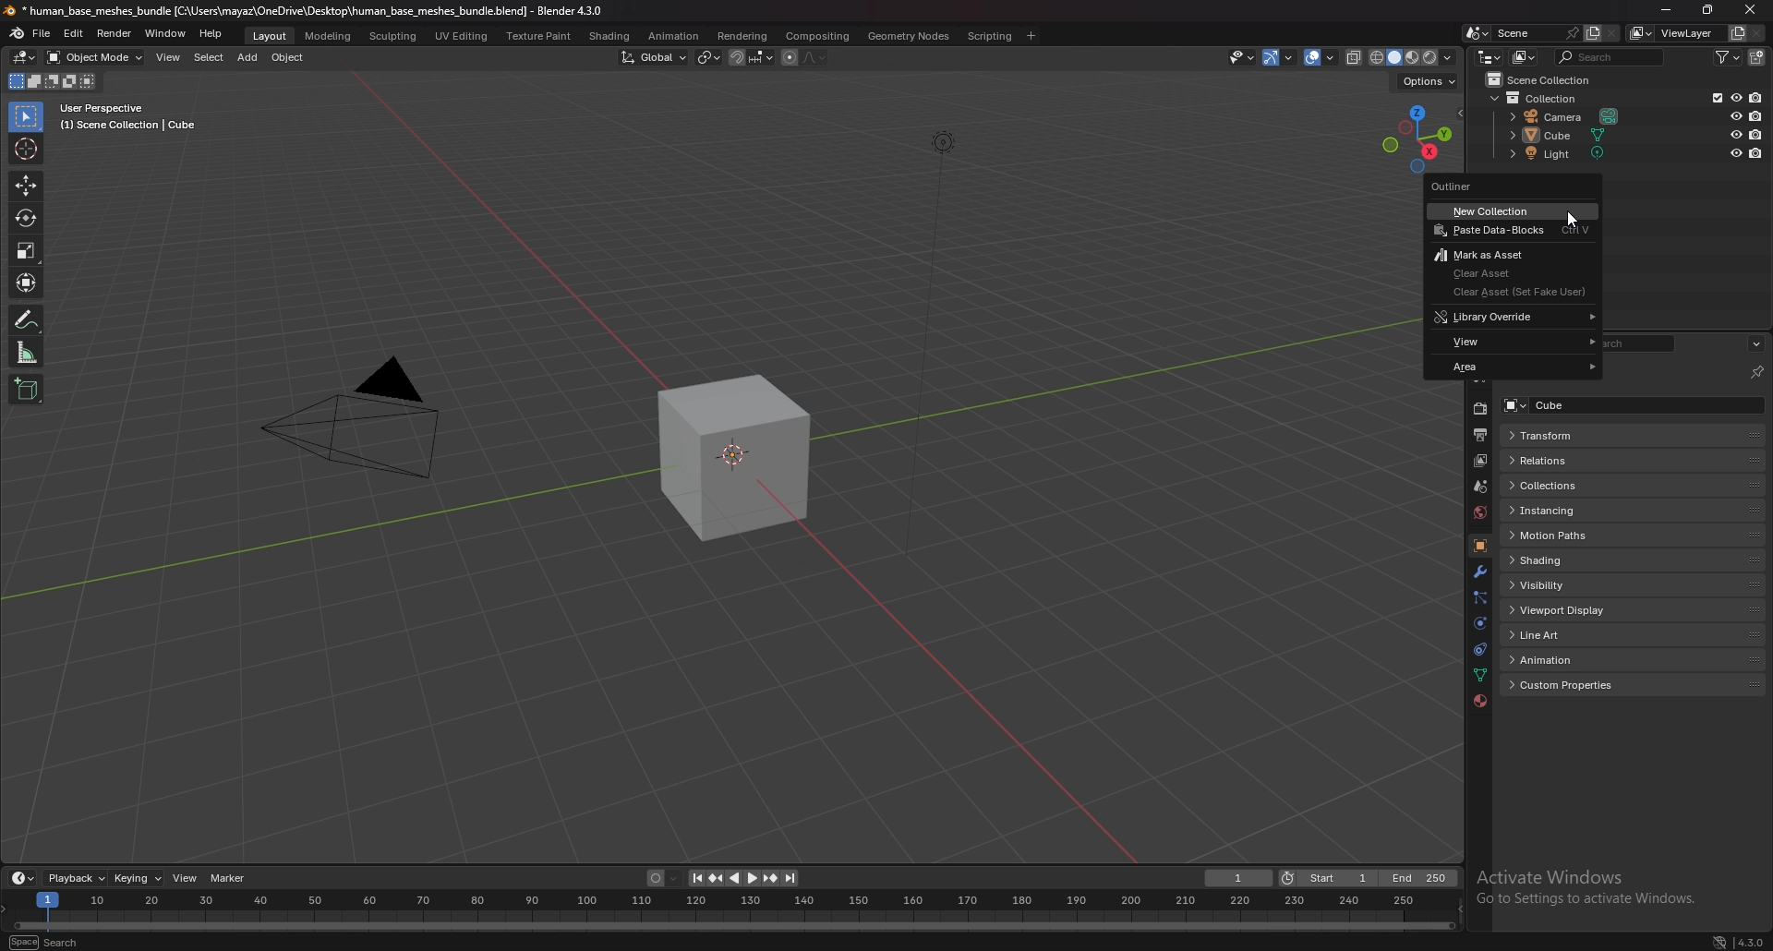 The height and width of the screenshot is (951, 1773). Describe the element at coordinates (695, 878) in the screenshot. I see `jump to endpoint` at that location.